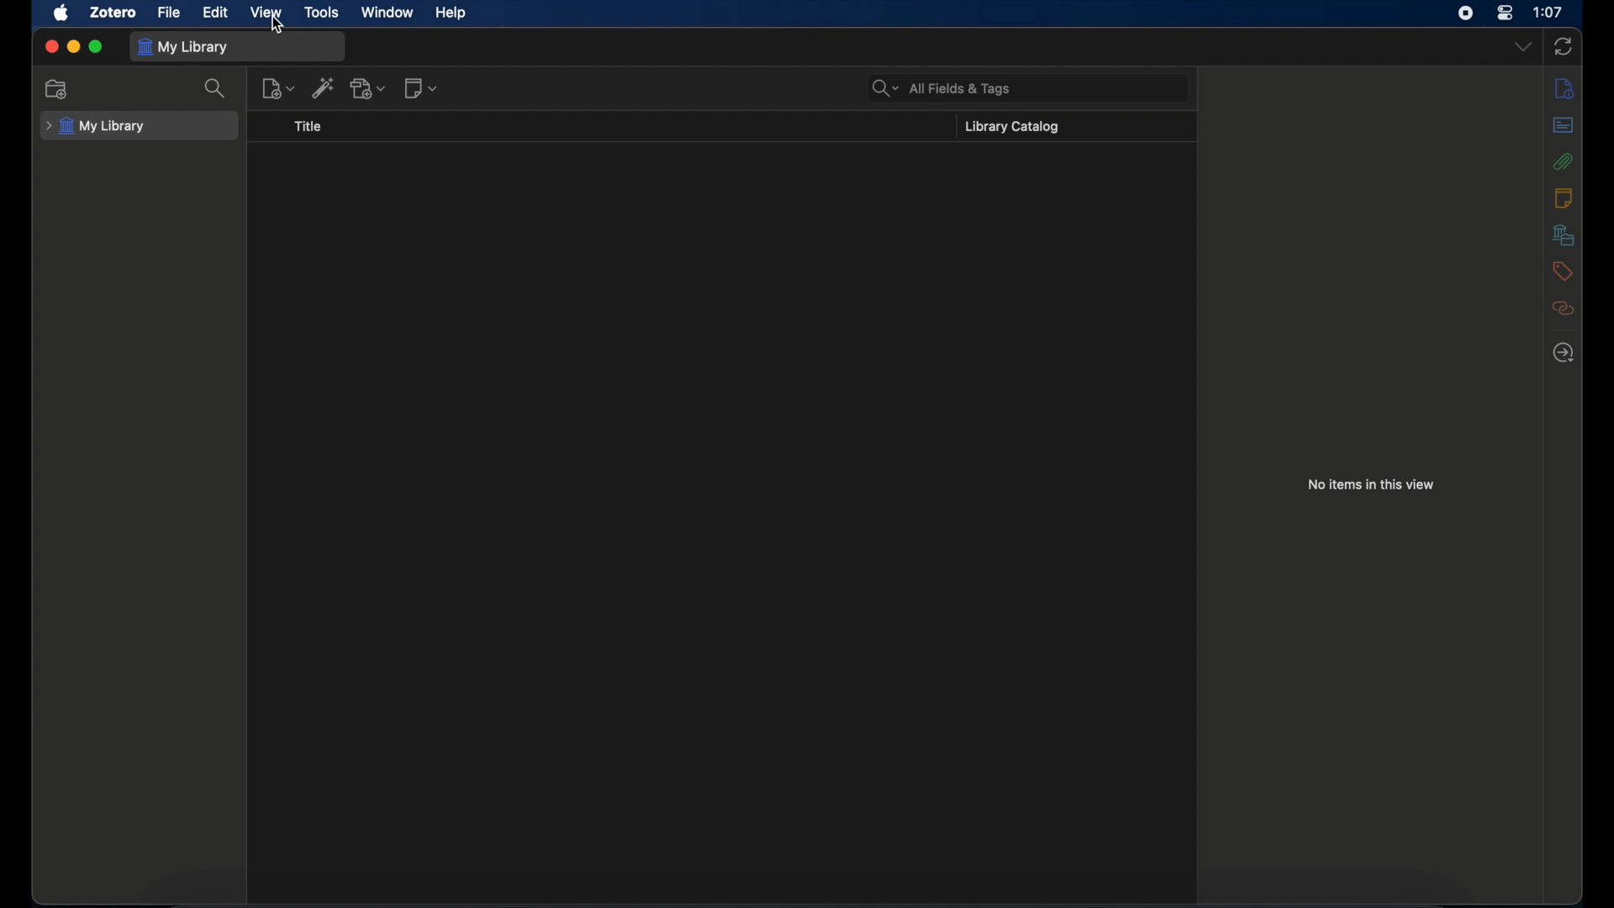 The height and width of the screenshot is (908, 1614). What do you see at coordinates (1564, 125) in the screenshot?
I see `abstract` at bounding box center [1564, 125].